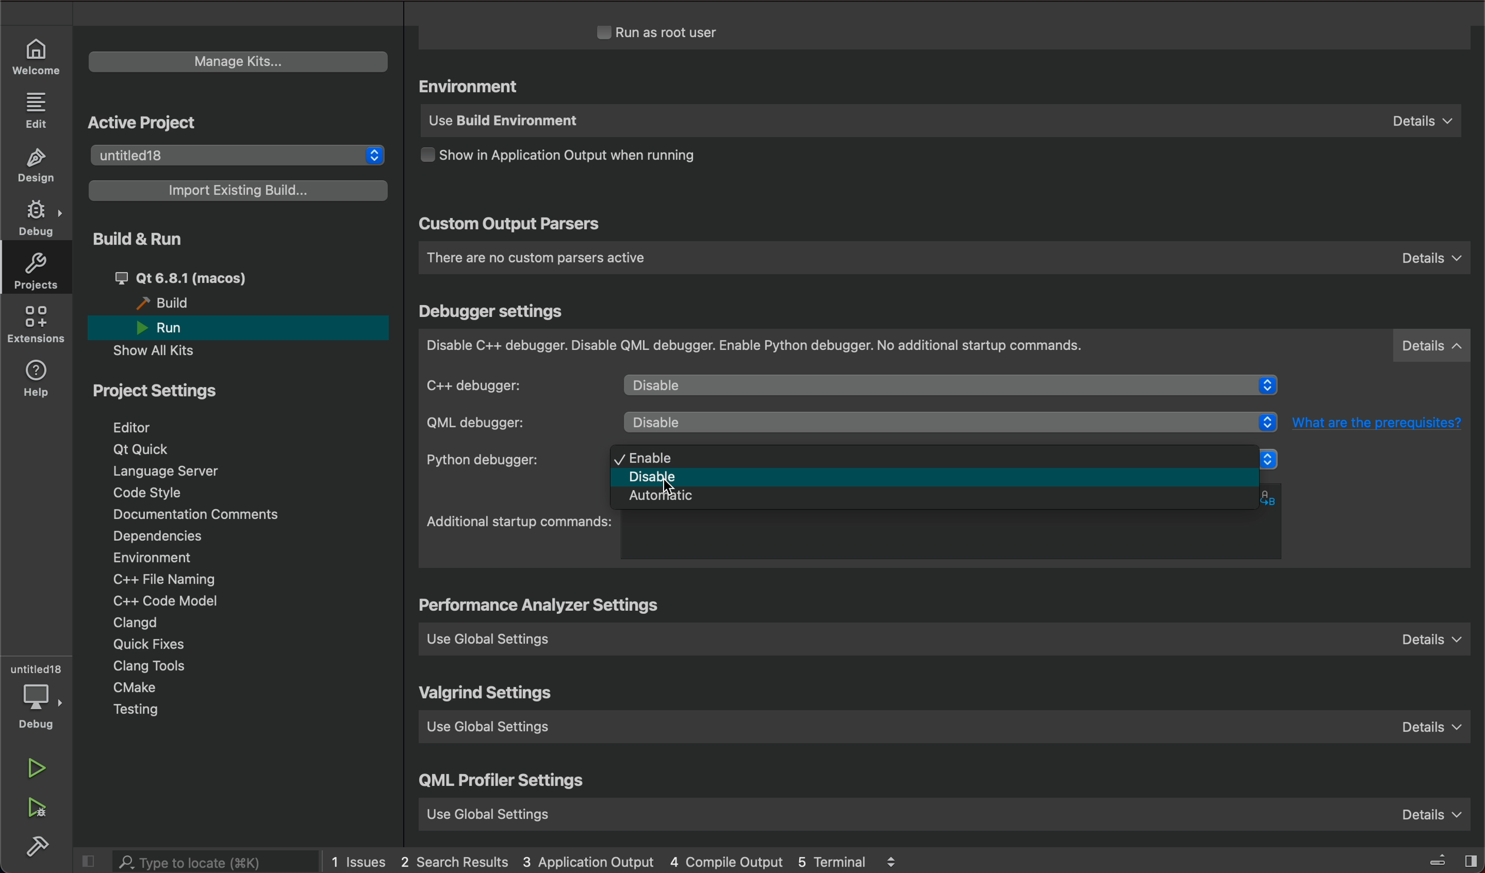  I want to click on qml debugger, so click(504, 423).